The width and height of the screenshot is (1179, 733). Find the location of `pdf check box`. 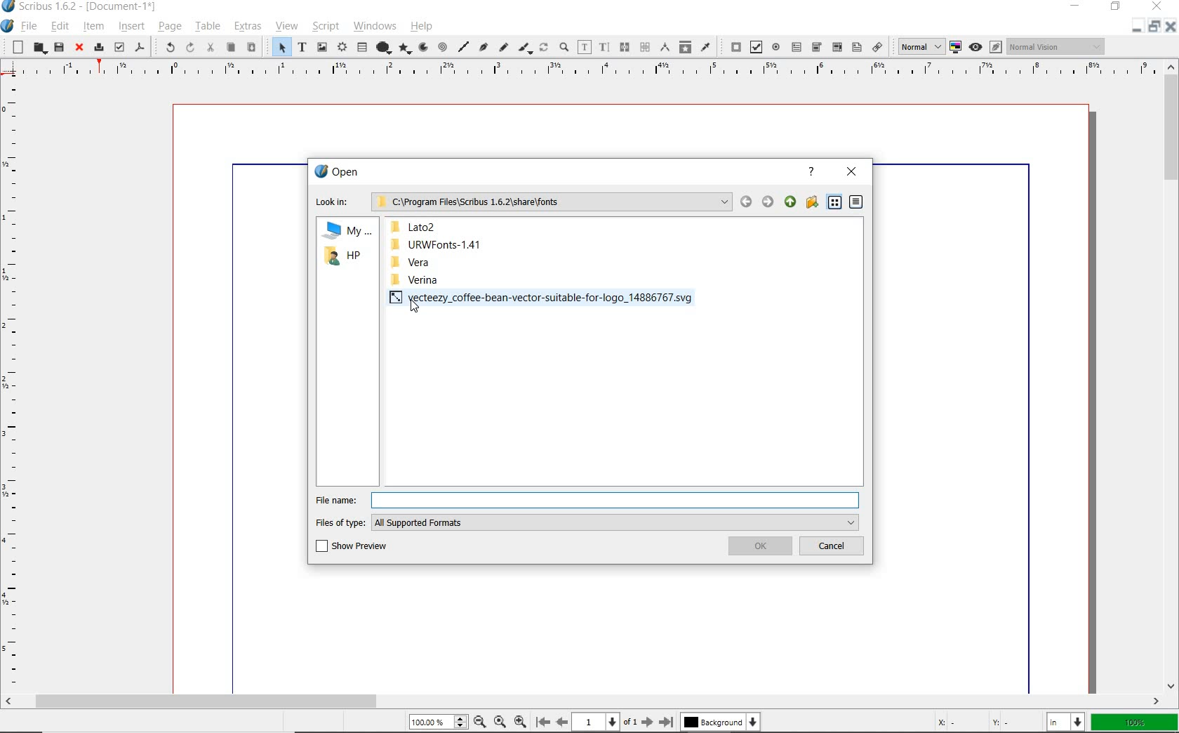

pdf check box is located at coordinates (757, 47).